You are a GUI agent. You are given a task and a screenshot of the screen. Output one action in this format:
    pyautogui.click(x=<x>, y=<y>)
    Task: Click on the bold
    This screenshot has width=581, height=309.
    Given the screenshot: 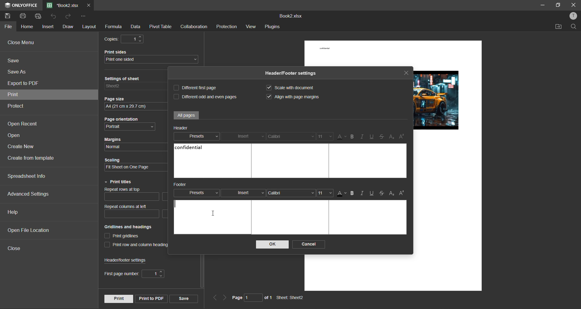 What is the action you would take?
    pyautogui.click(x=353, y=137)
    